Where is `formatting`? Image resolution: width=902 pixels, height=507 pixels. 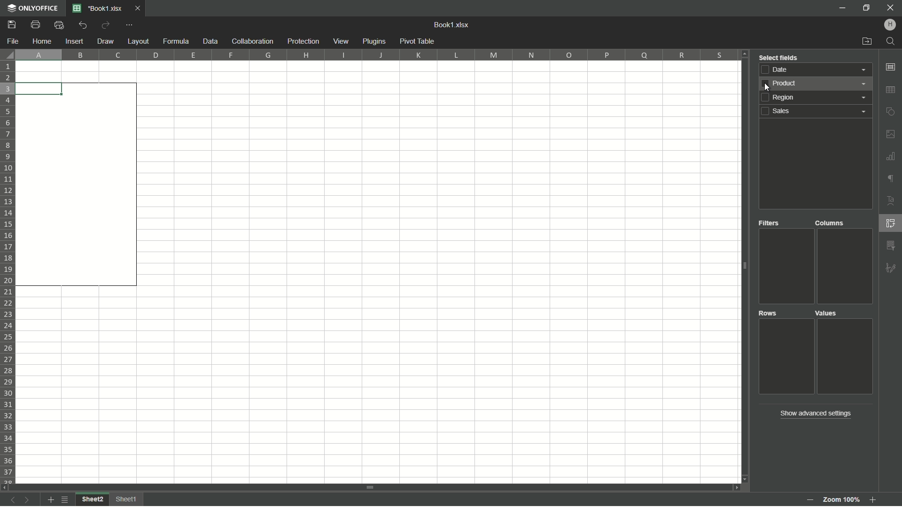
formatting is located at coordinates (891, 267).